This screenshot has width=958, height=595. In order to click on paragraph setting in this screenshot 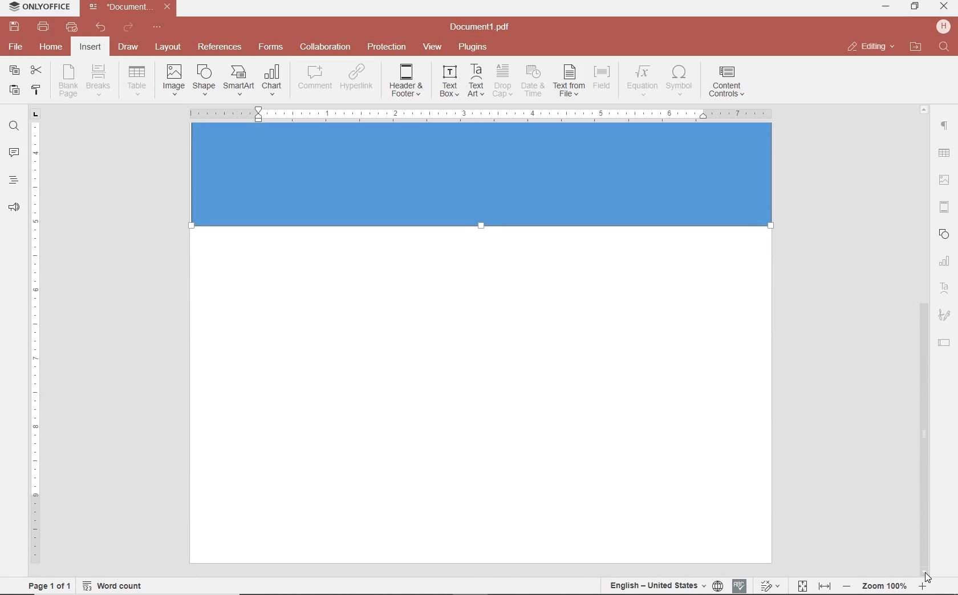, I will do `click(945, 124)`.